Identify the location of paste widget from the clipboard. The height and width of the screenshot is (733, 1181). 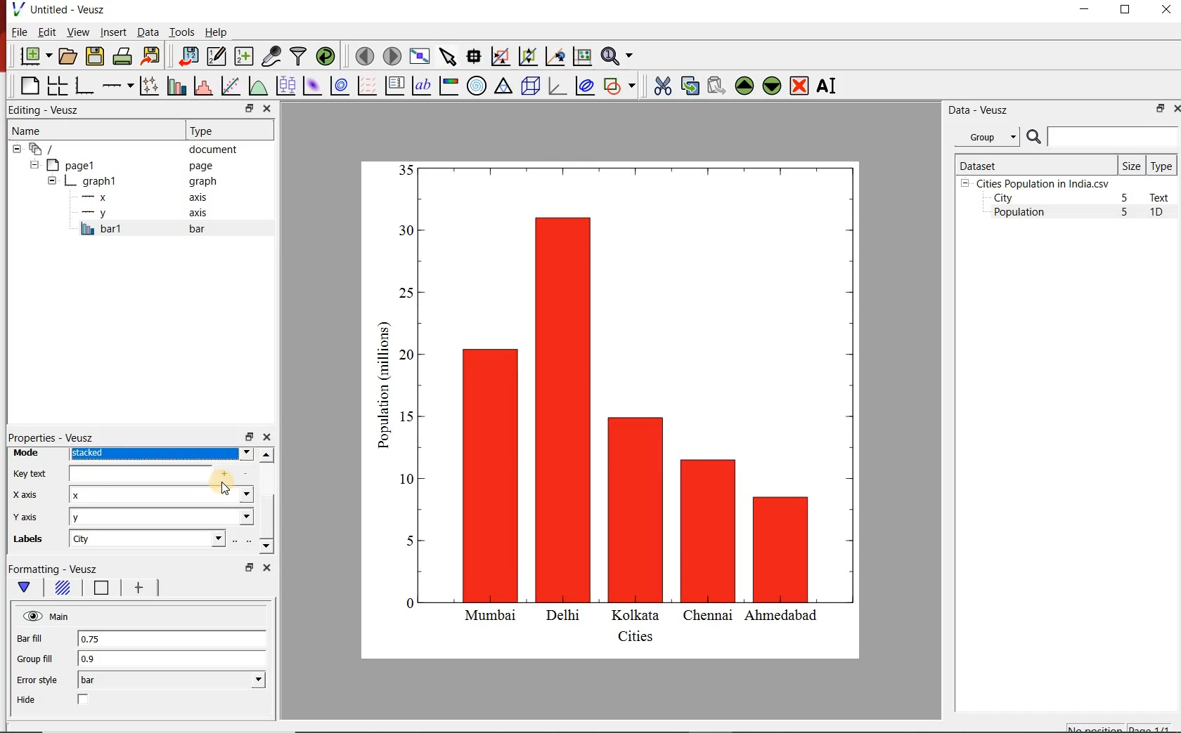
(716, 86).